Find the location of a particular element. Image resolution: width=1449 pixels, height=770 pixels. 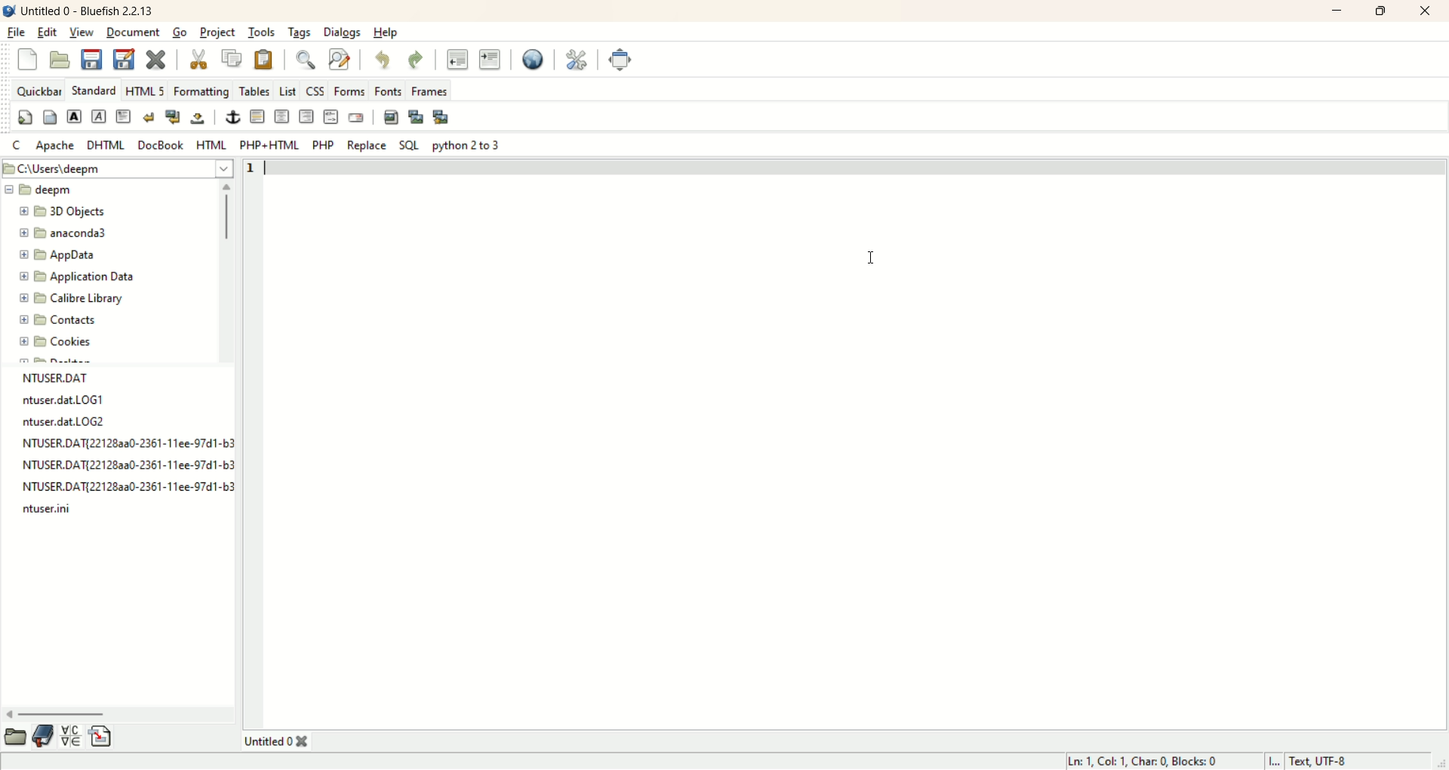

DHTML is located at coordinates (105, 145).